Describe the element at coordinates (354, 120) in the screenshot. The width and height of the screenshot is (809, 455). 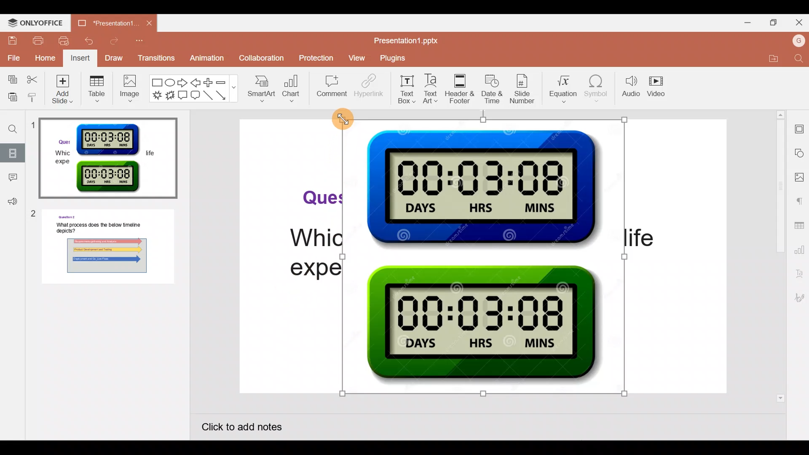
I see `Cursor on Inserted Timer Graphic` at that location.